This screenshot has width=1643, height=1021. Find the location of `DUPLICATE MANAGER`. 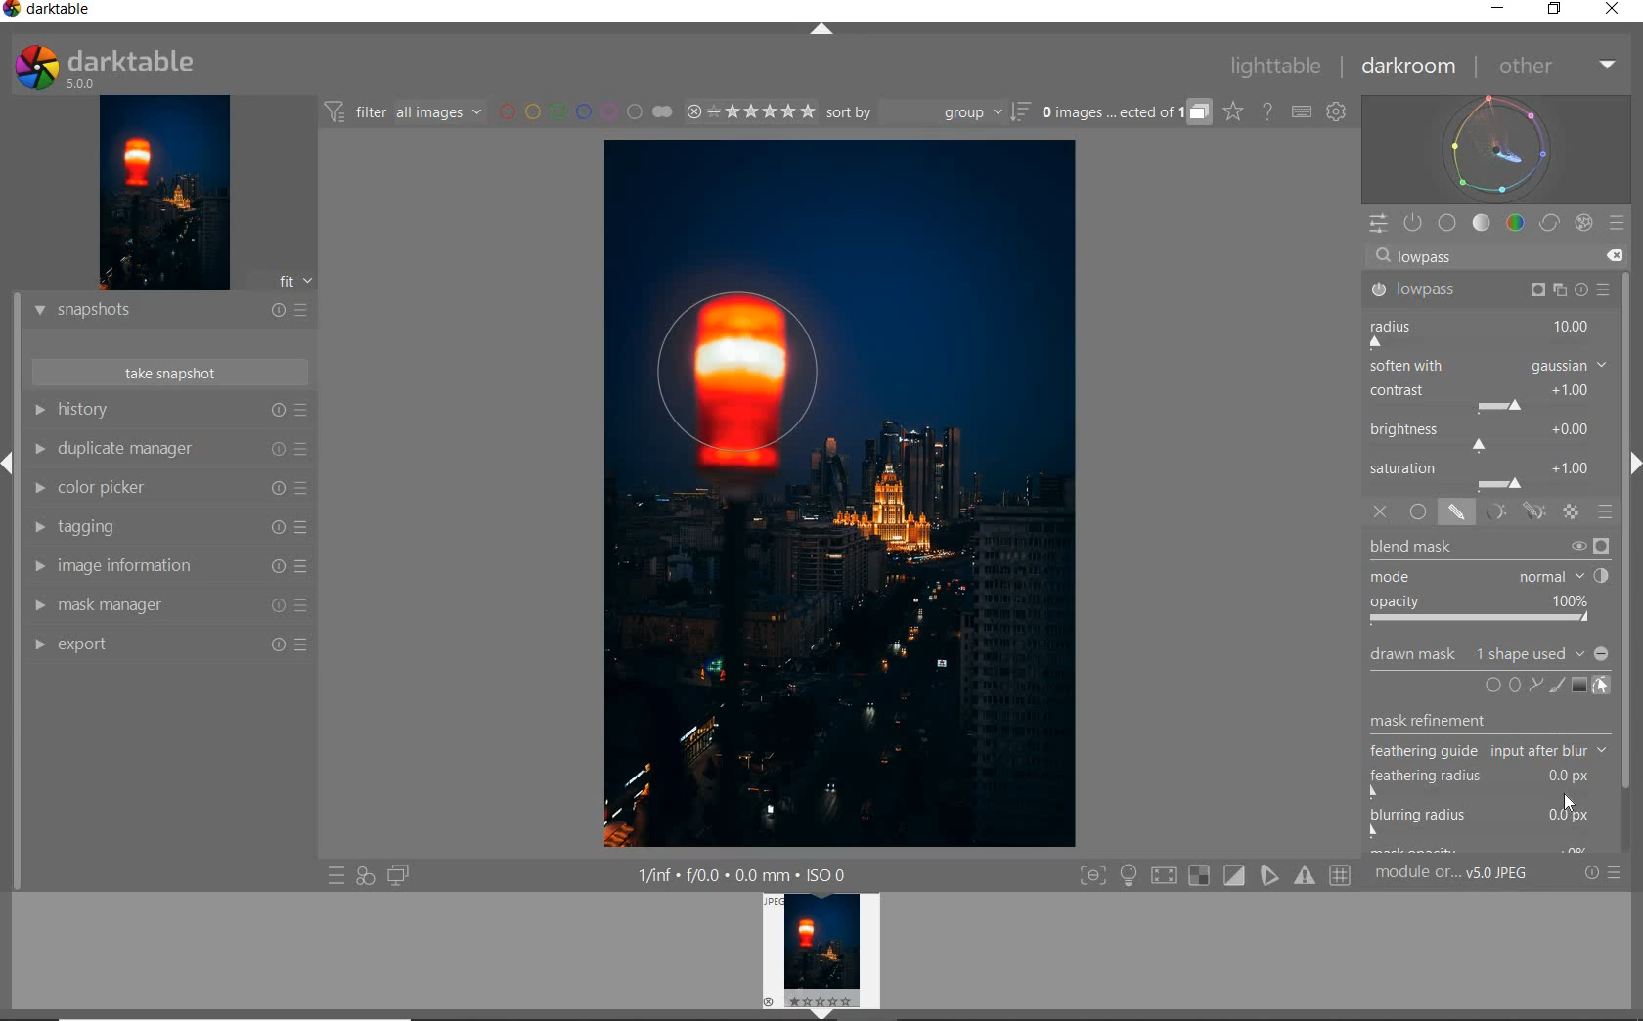

DUPLICATE MANAGER is located at coordinates (173, 451).